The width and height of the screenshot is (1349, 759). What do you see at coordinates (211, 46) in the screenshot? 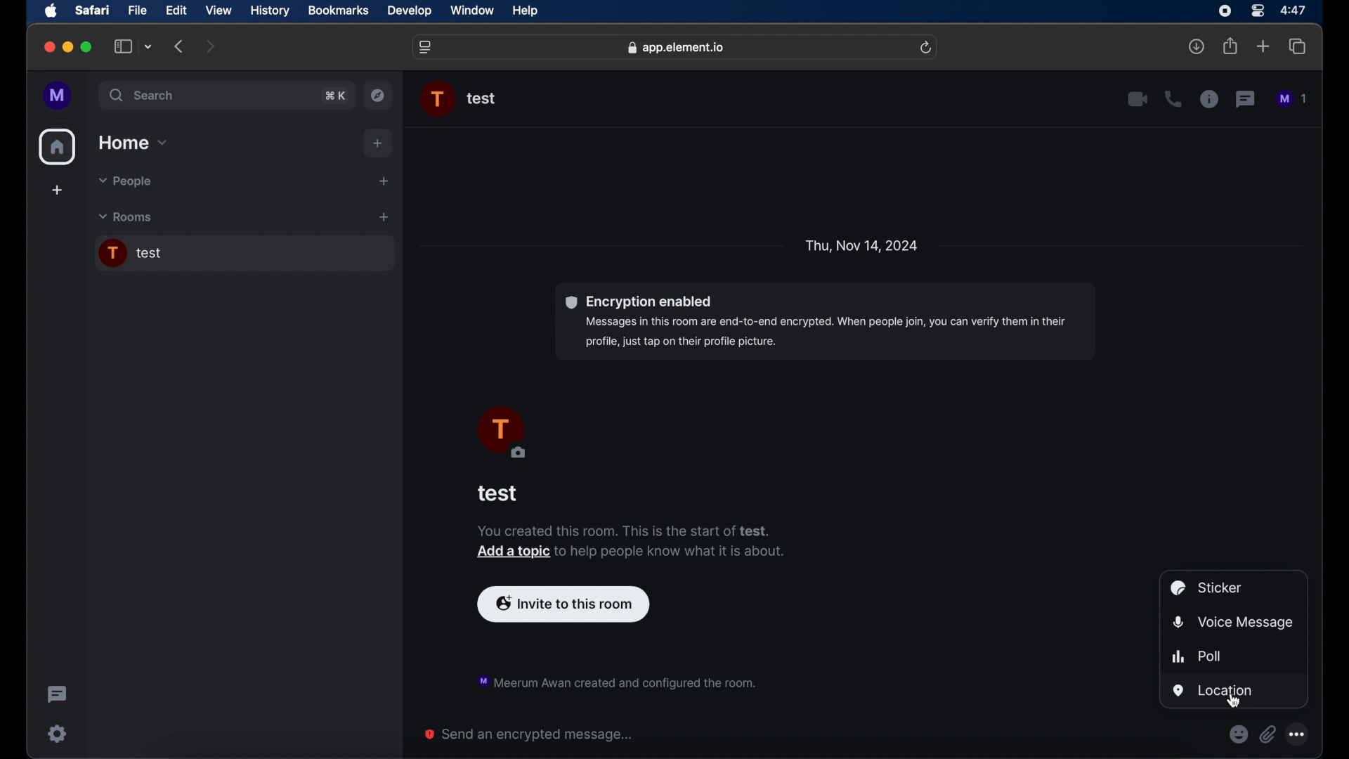
I see `next` at bounding box center [211, 46].